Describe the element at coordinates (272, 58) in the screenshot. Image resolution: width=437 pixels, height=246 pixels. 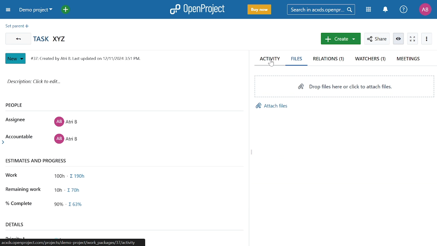
I see `Acivitty` at that location.